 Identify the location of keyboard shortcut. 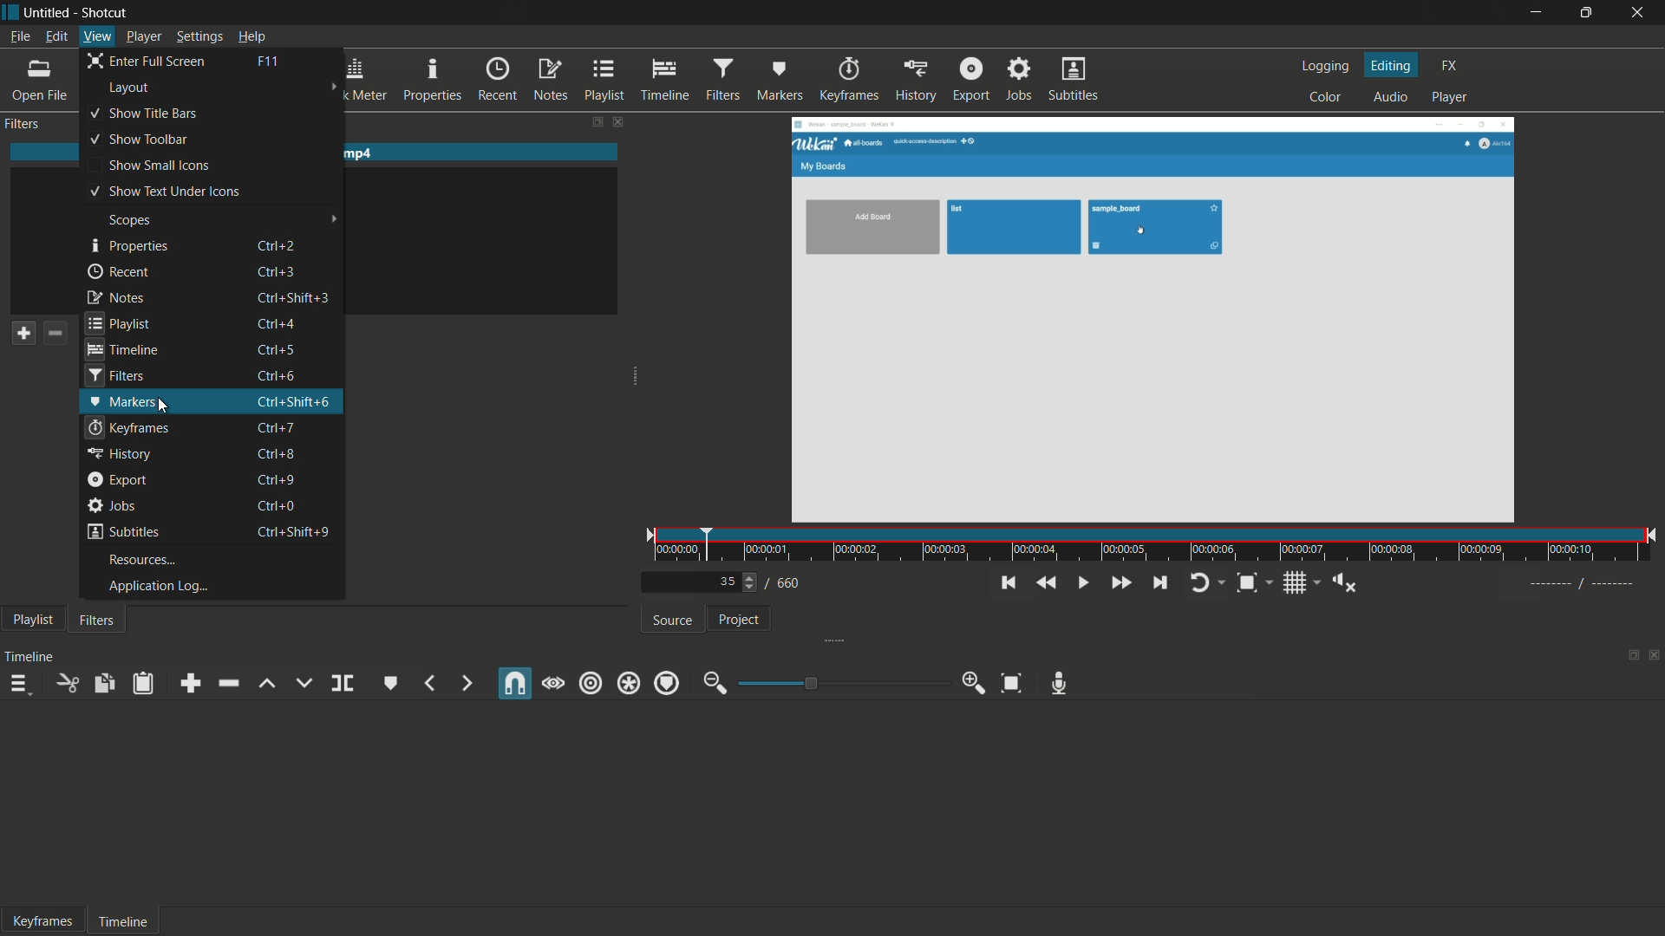
(277, 322).